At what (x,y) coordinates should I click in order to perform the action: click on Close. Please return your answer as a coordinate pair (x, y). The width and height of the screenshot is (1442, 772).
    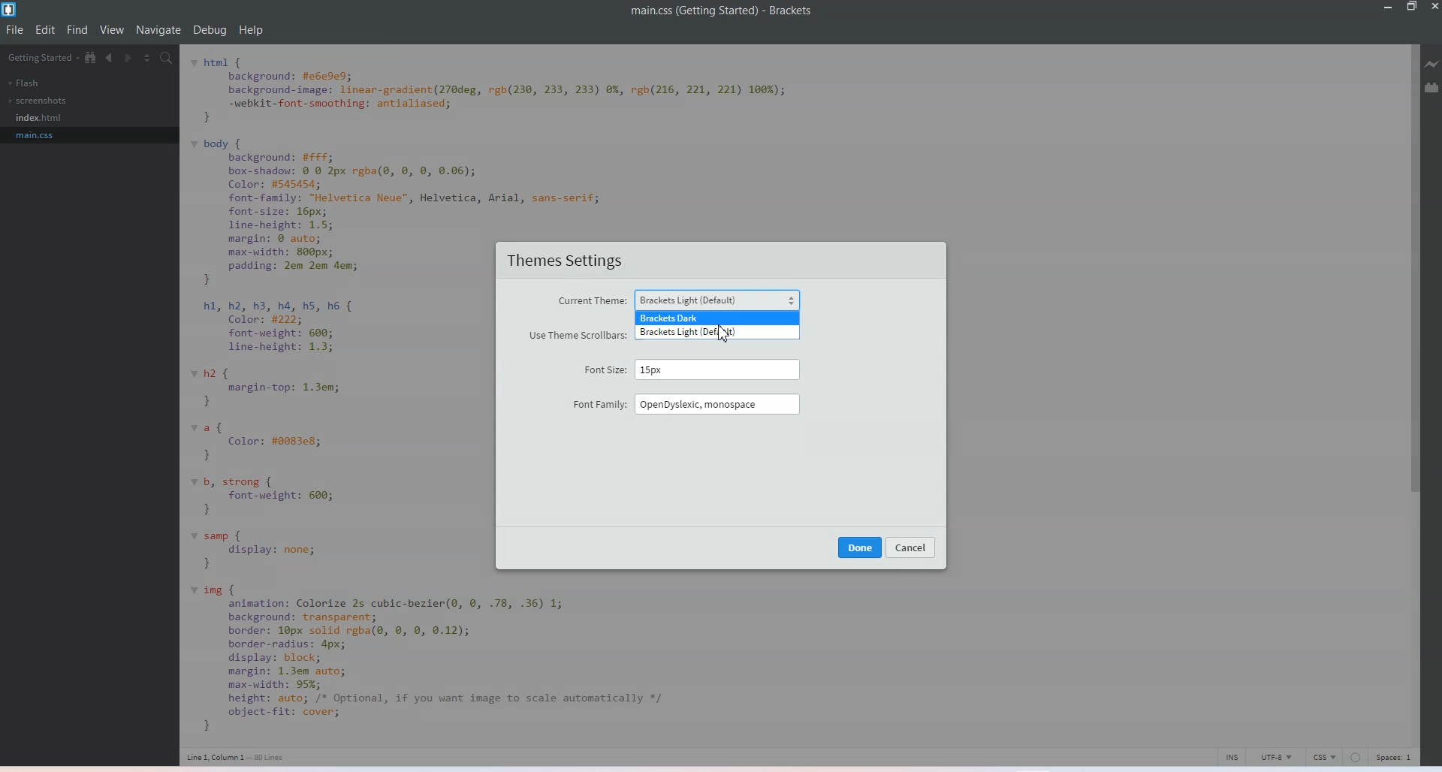
    Looking at the image, I should click on (1433, 7).